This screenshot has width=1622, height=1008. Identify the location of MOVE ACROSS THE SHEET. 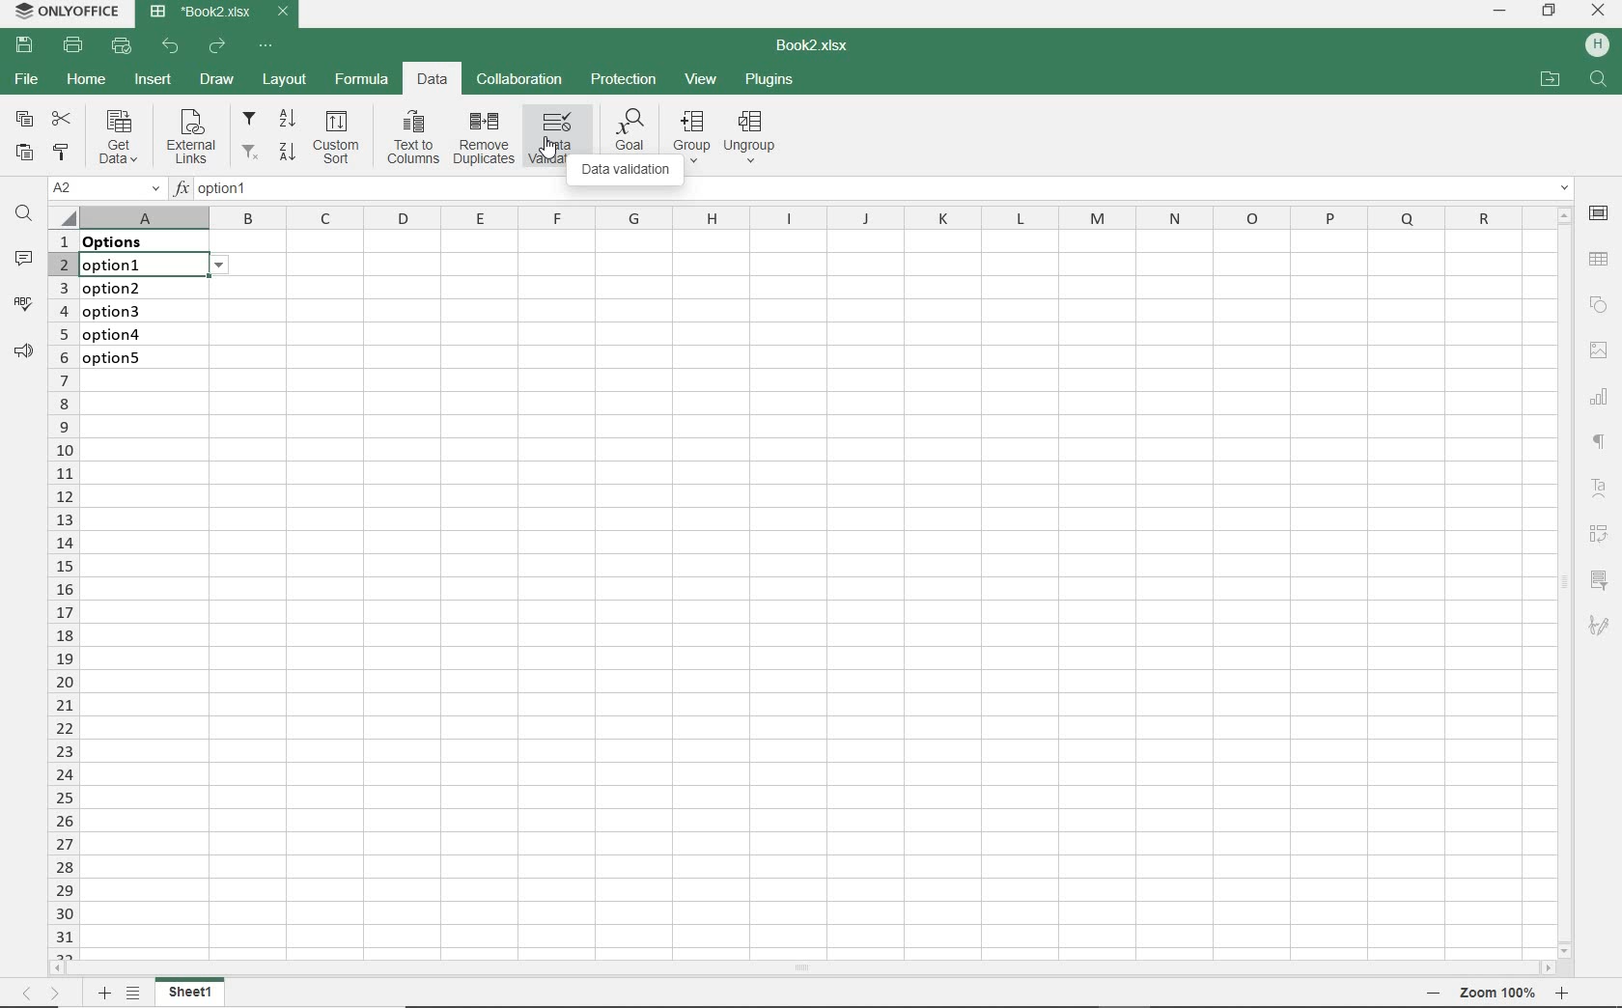
(42, 993).